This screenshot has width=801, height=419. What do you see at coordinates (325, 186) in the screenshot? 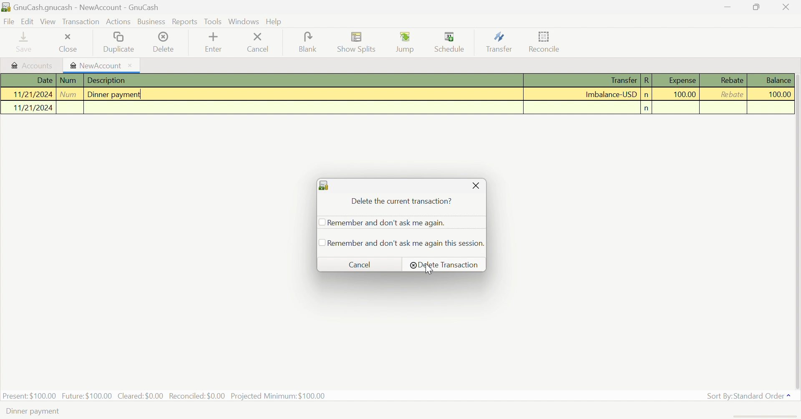
I see ` GnuCash icon` at bounding box center [325, 186].